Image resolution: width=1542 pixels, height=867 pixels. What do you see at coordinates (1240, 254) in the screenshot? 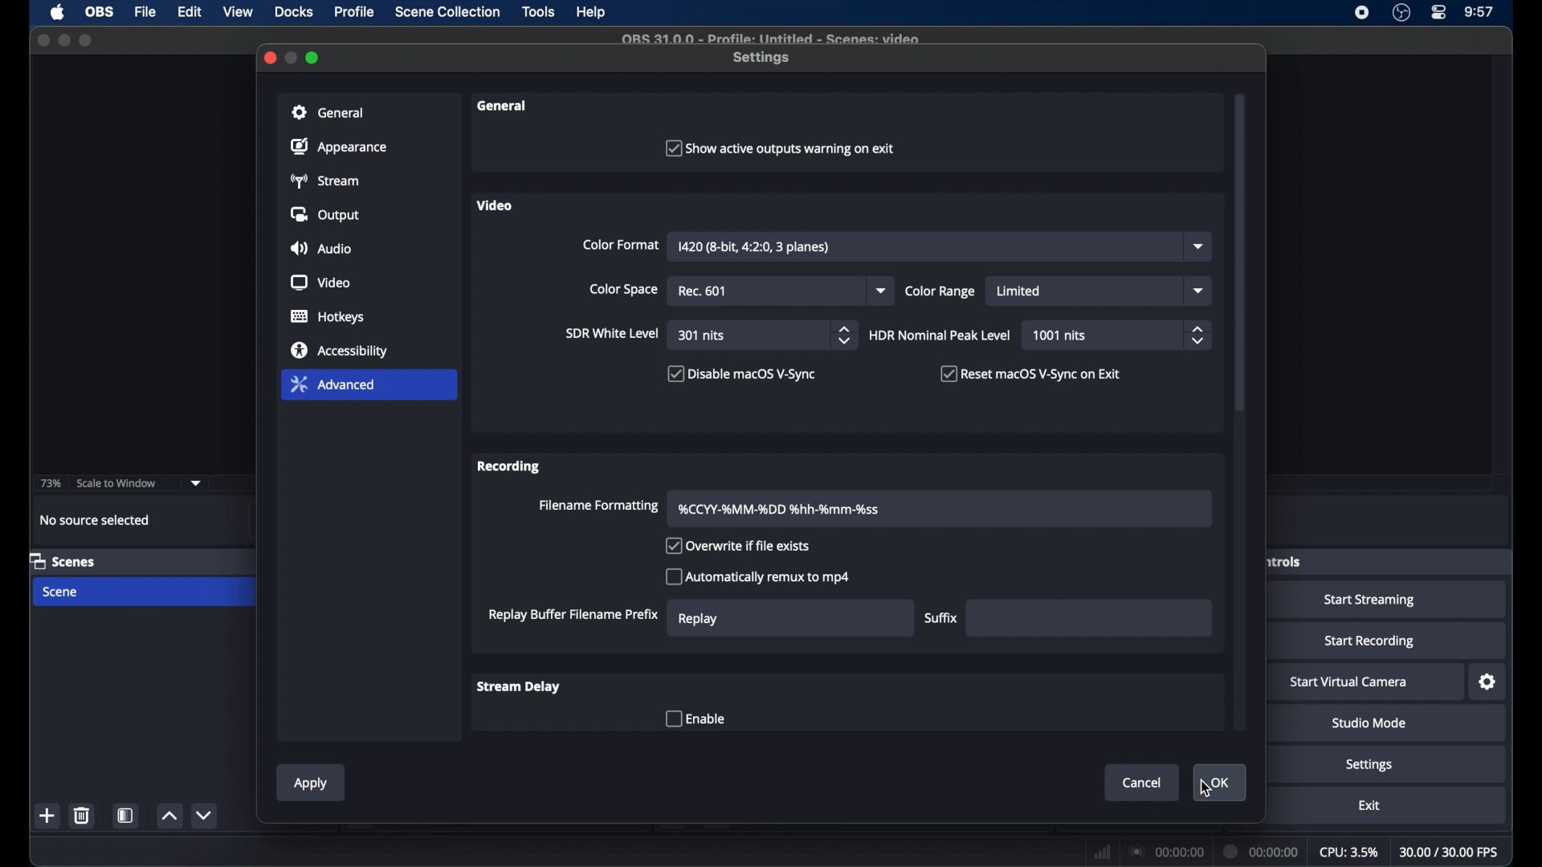
I see `scroll box` at bounding box center [1240, 254].